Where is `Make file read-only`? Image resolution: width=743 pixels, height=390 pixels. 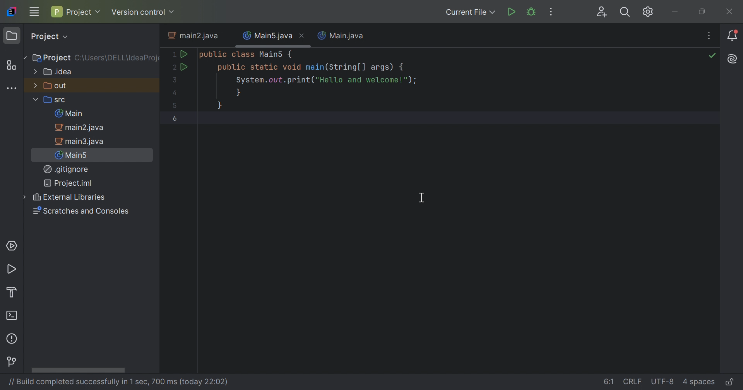
Make file read-only is located at coordinates (730, 383).